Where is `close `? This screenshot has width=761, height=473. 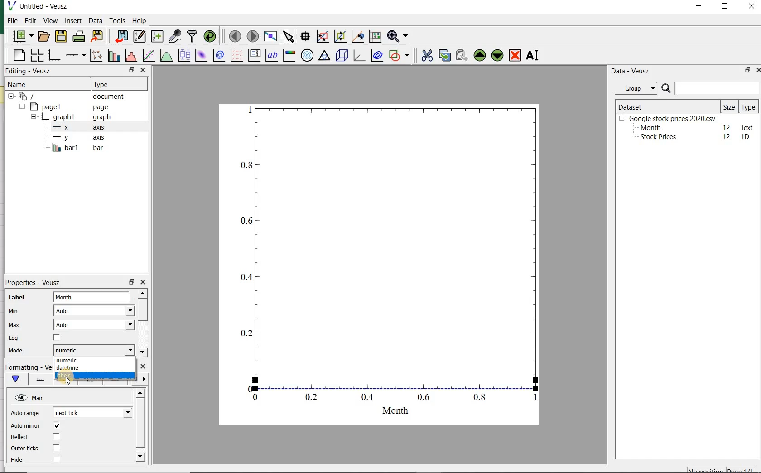
close  is located at coordinates (761, 70).